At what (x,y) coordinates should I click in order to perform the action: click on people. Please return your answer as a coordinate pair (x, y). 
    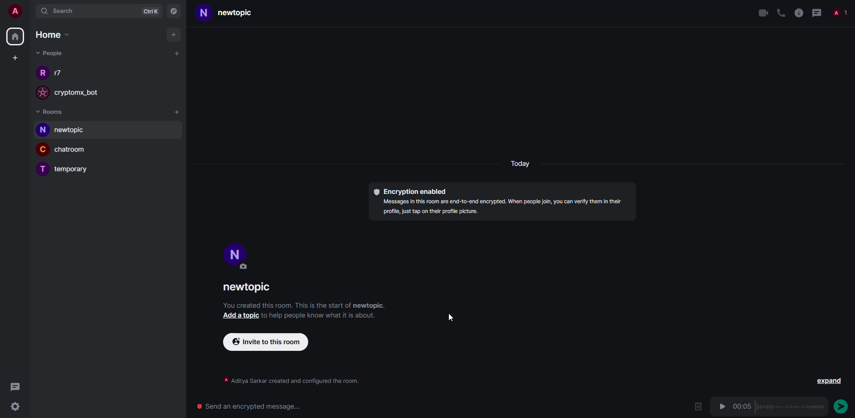
    Looking at the image, I should click on (59, 73).